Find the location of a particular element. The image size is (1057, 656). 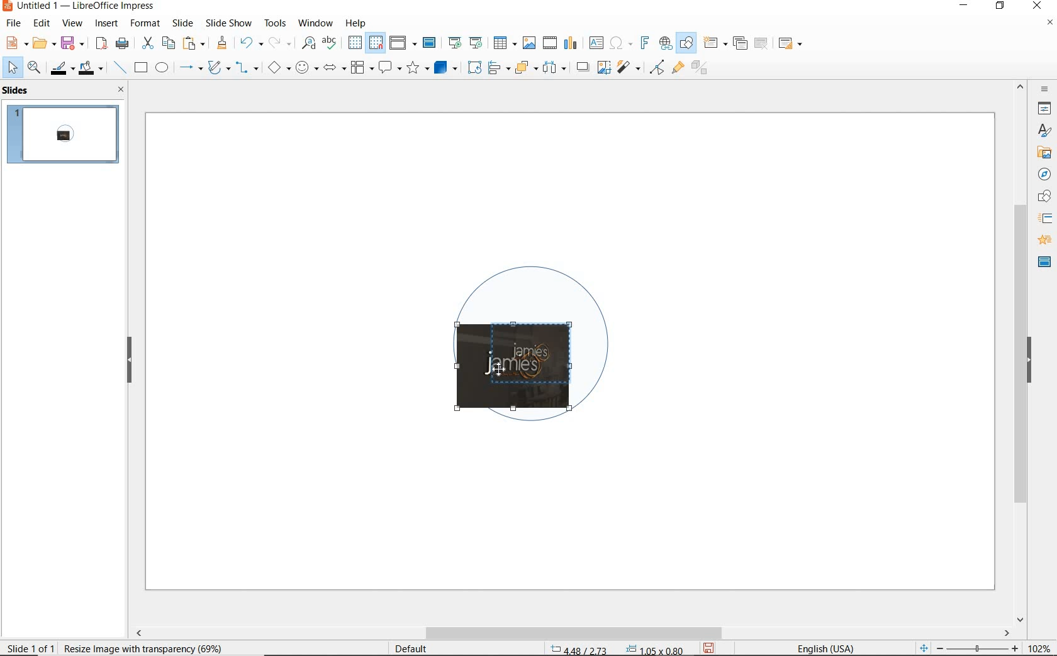

scrollbar is located at coordinates (571, 633).